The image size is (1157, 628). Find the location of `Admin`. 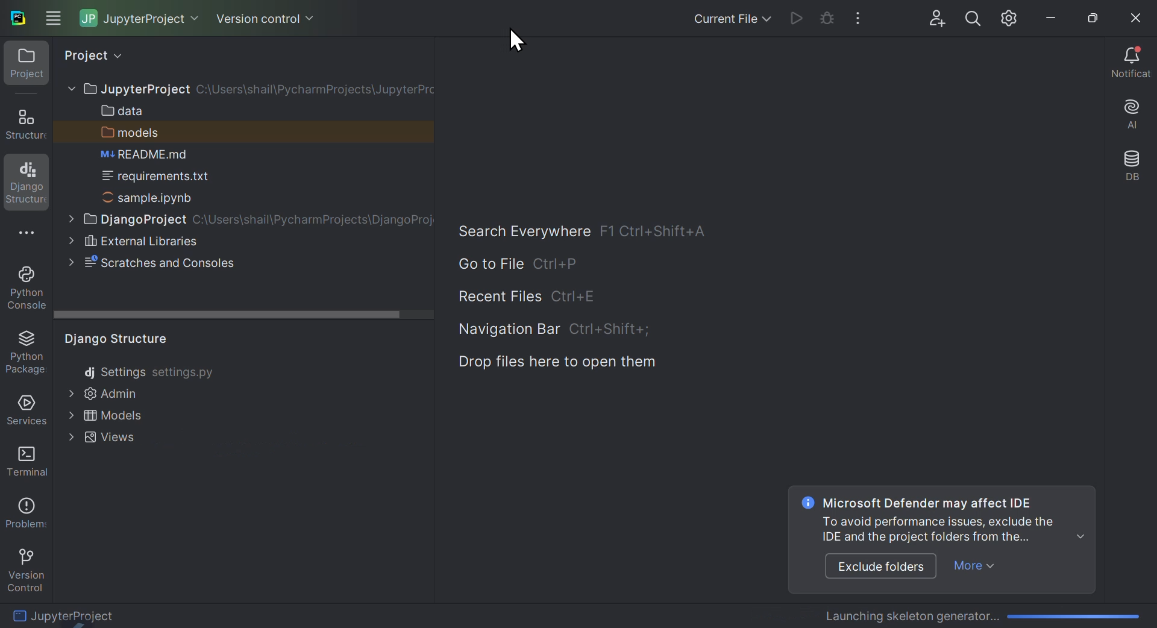

Admin is located at coordinates (107, 394).